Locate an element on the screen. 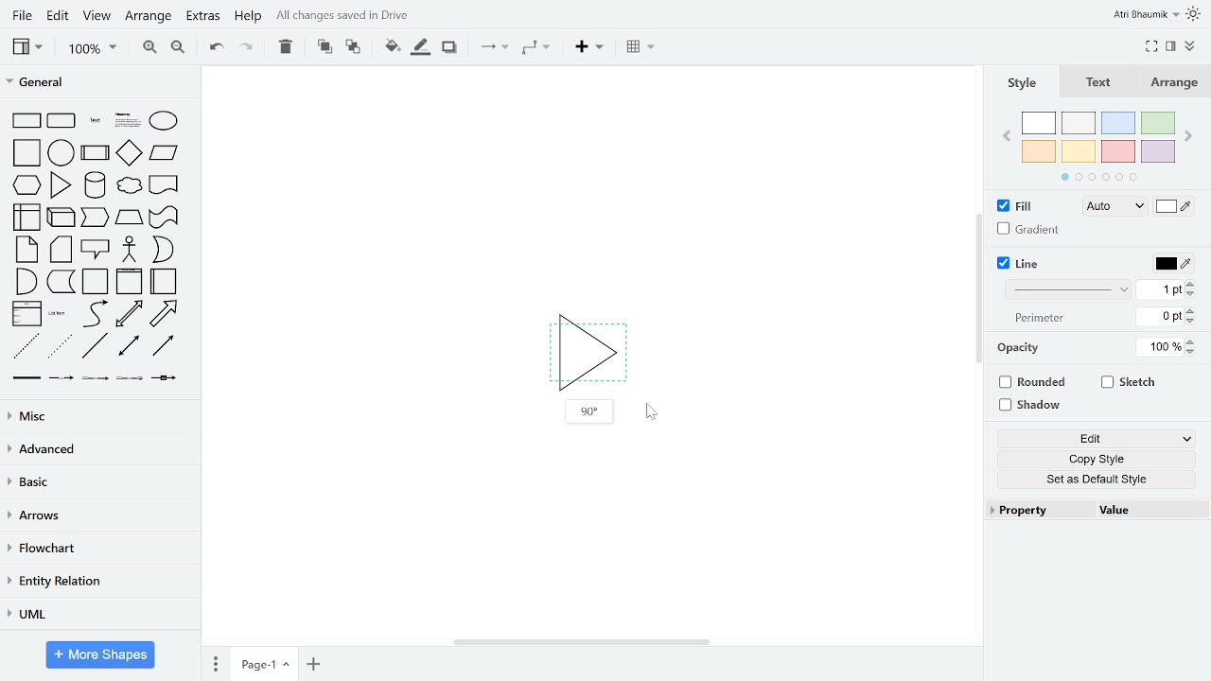 The image size is (1211, 681). cloud is located at coordinates (129, 185).